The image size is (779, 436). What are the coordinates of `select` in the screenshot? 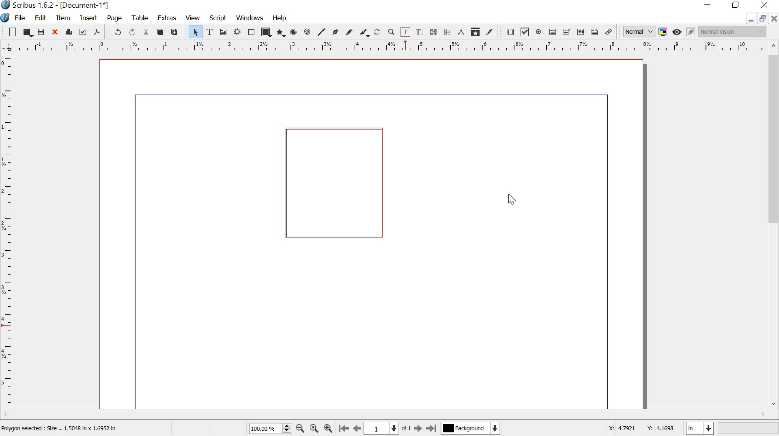 It's located at (192, 32).